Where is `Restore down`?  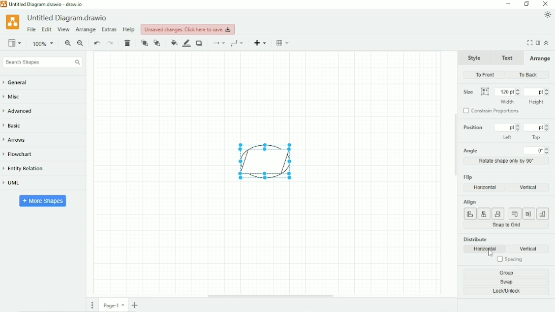 Restore down is located at coordinates (527, 4).